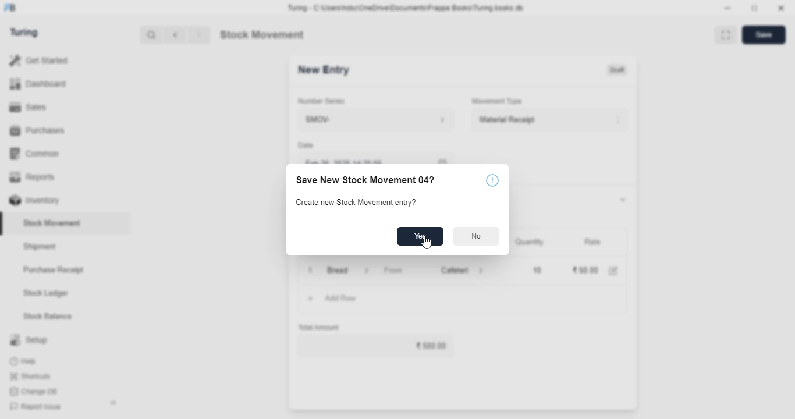 Image resolution: width=795 pixels, height=419 pixels. What do you see at coordinates (477, 236) in the screenshot?
I see `No` at bounding box center [477, 236].